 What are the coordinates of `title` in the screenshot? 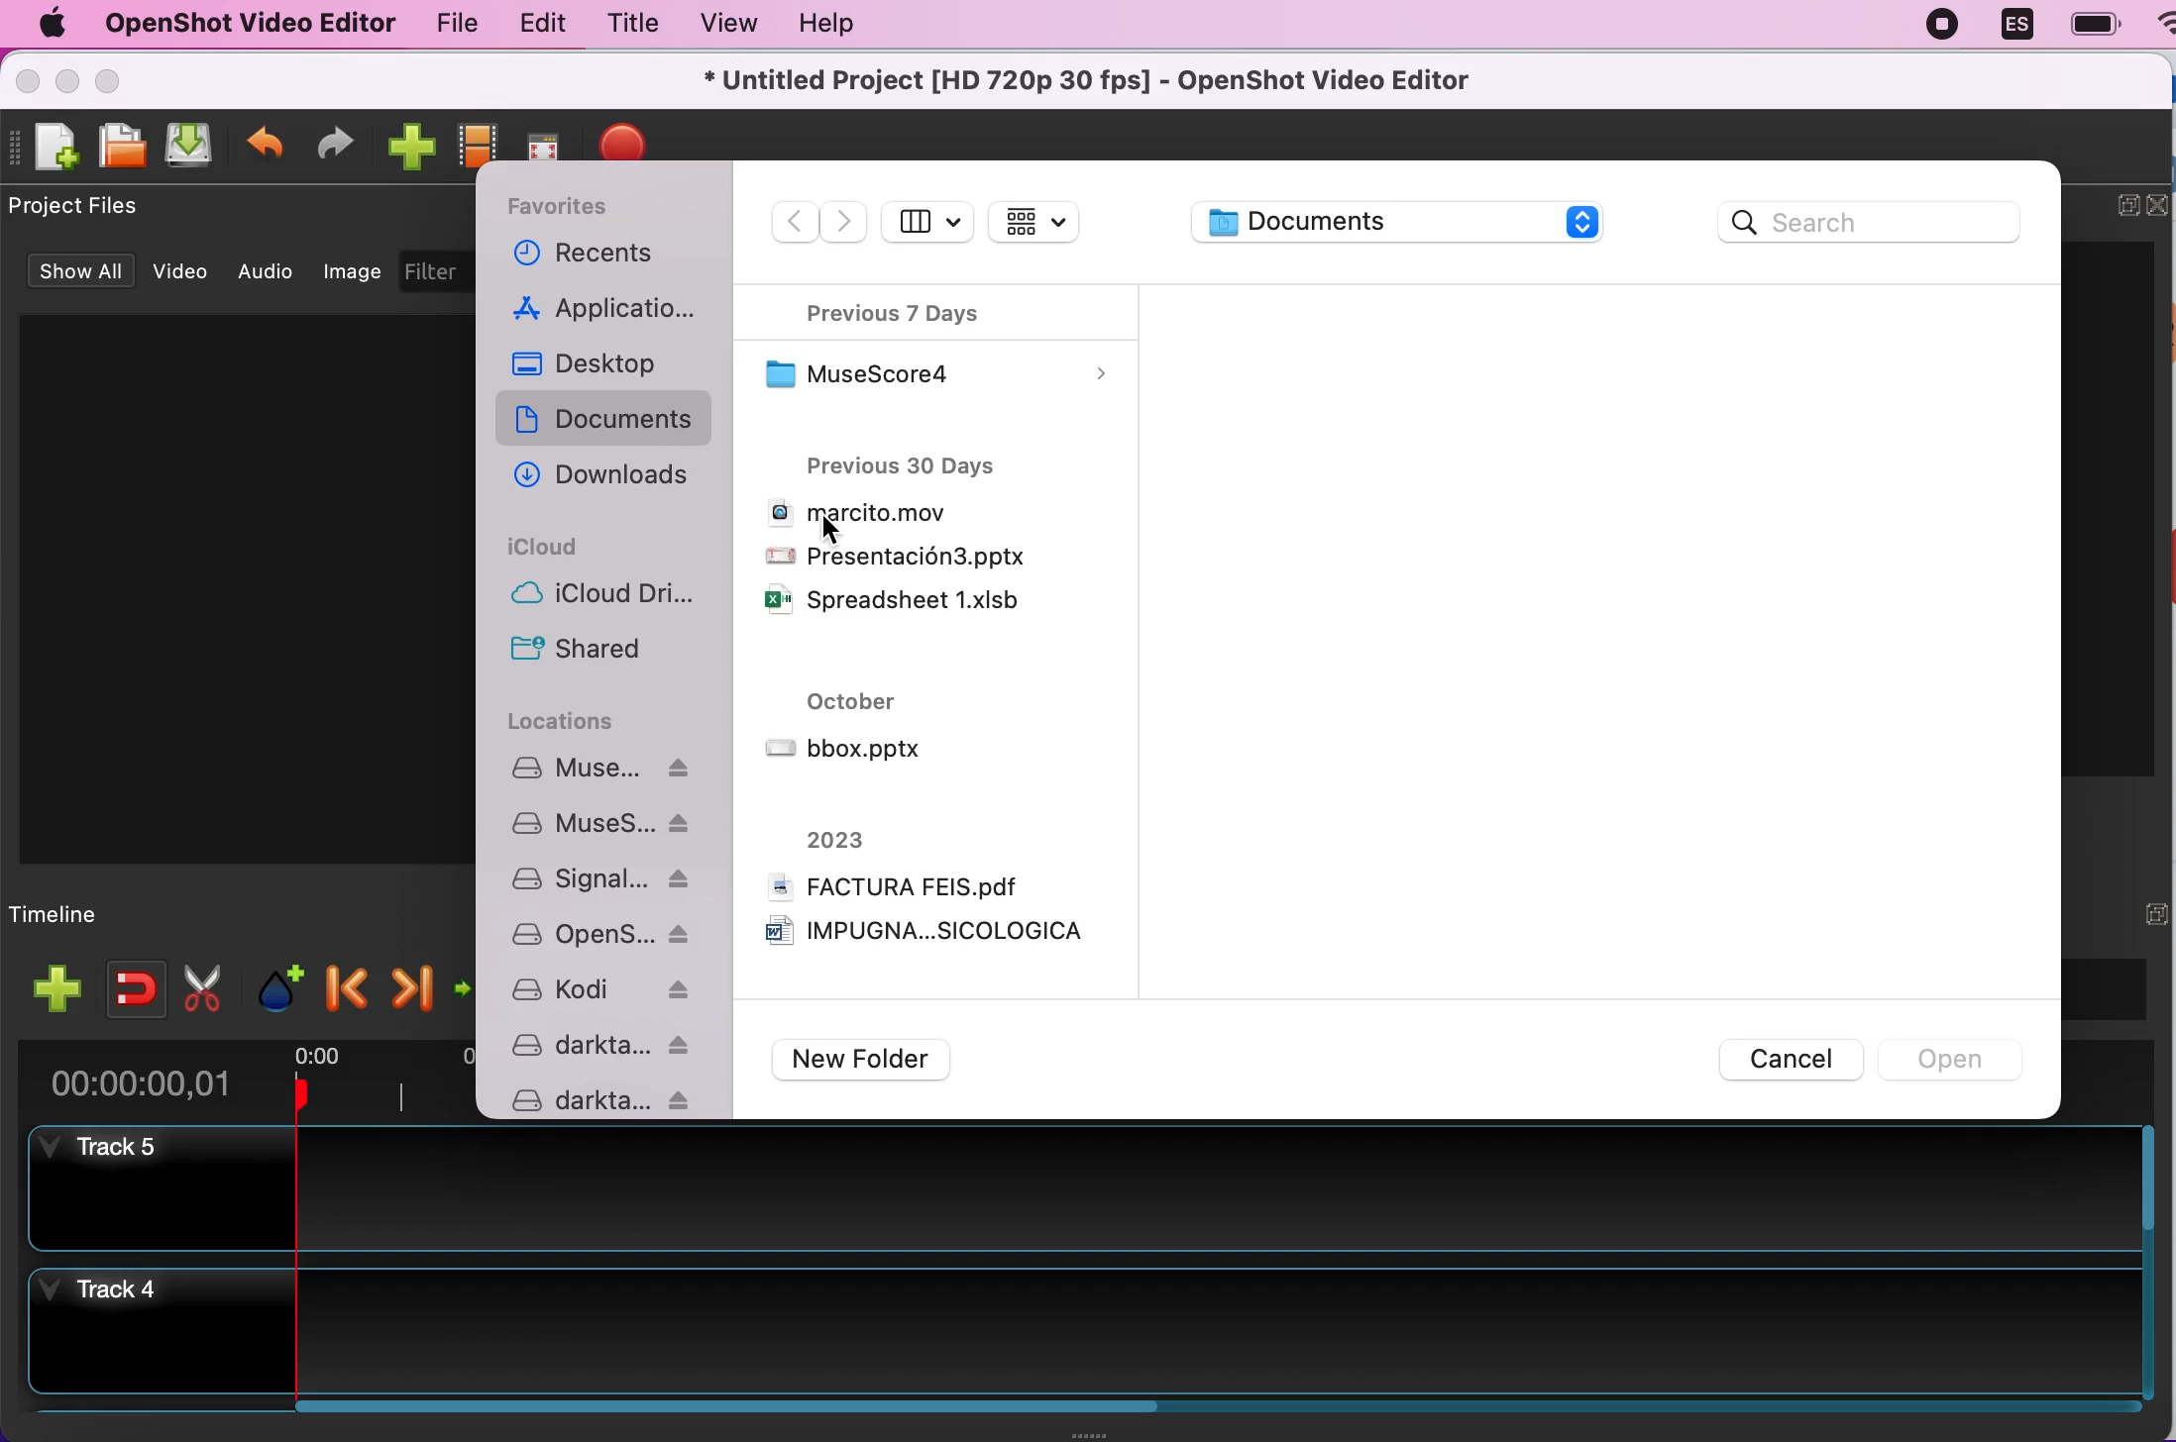 It's located at (1100, 82).